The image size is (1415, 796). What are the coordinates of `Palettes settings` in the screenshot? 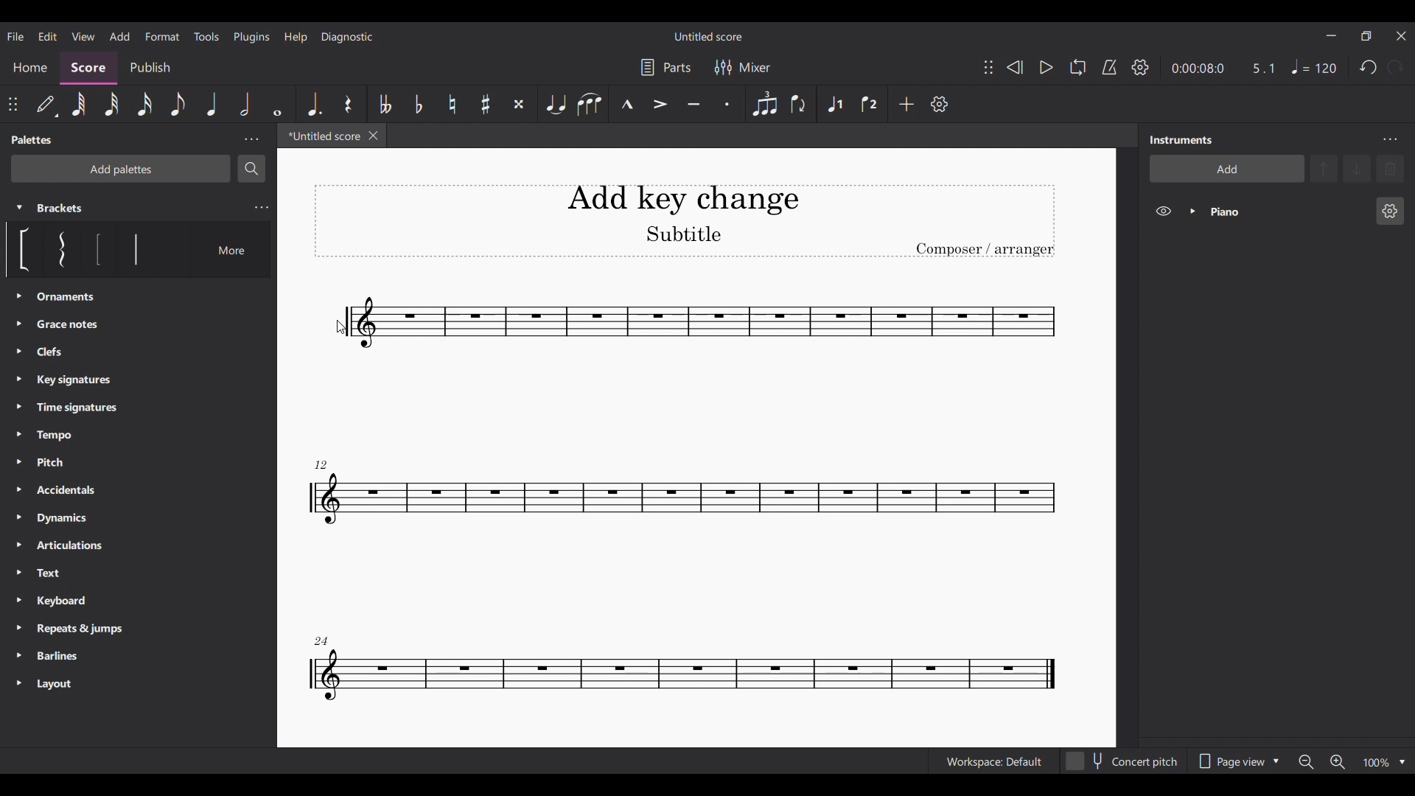 It's located at (251, 139).